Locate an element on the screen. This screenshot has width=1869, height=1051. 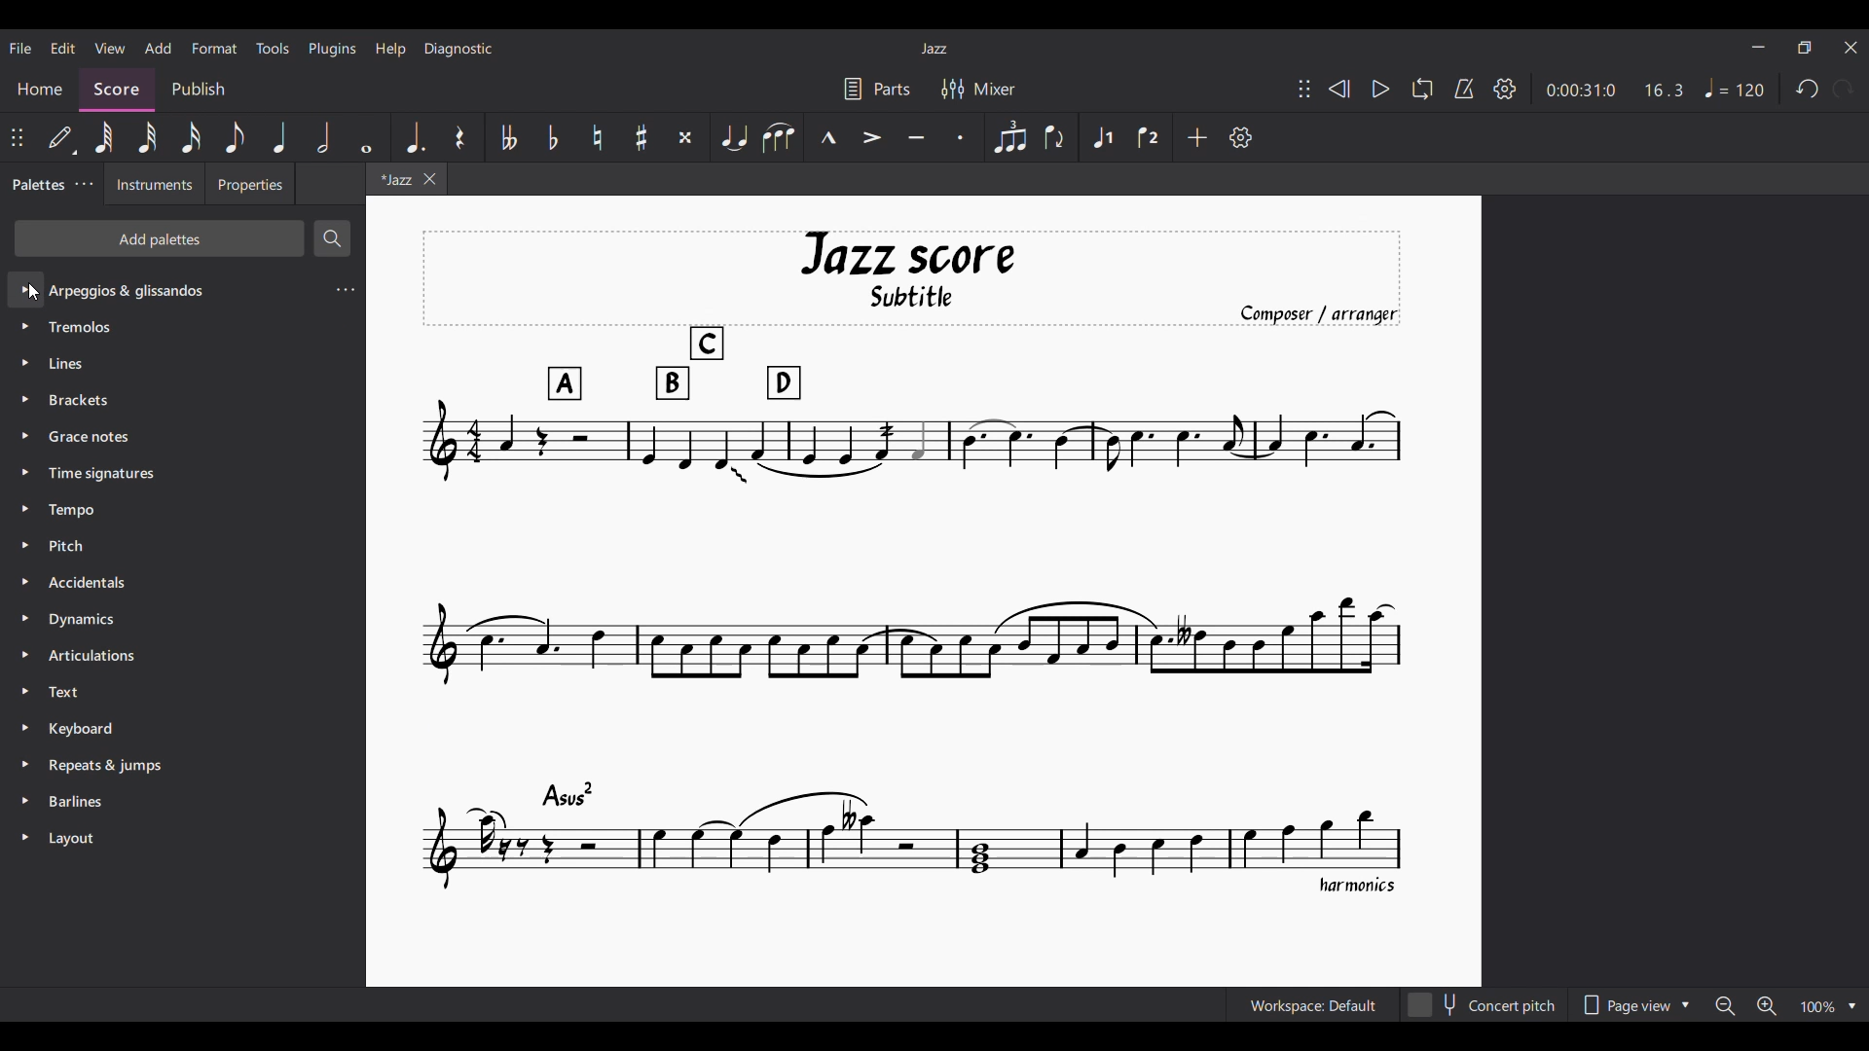
Dynamics is located at coordinates (82, 617).